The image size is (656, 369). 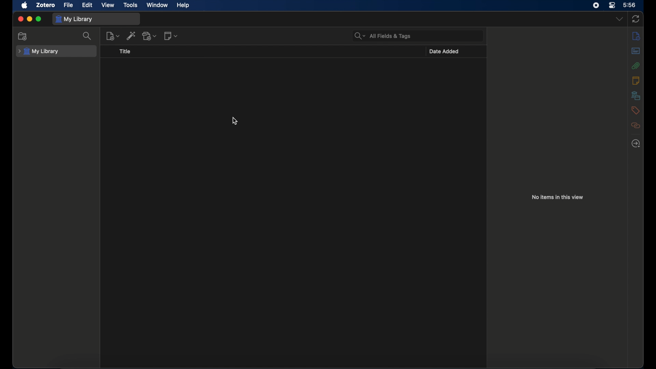 What do you see at coordinates (24, 5) in the screenshot?
I see `apple icon` at bounding box center [24, 5].